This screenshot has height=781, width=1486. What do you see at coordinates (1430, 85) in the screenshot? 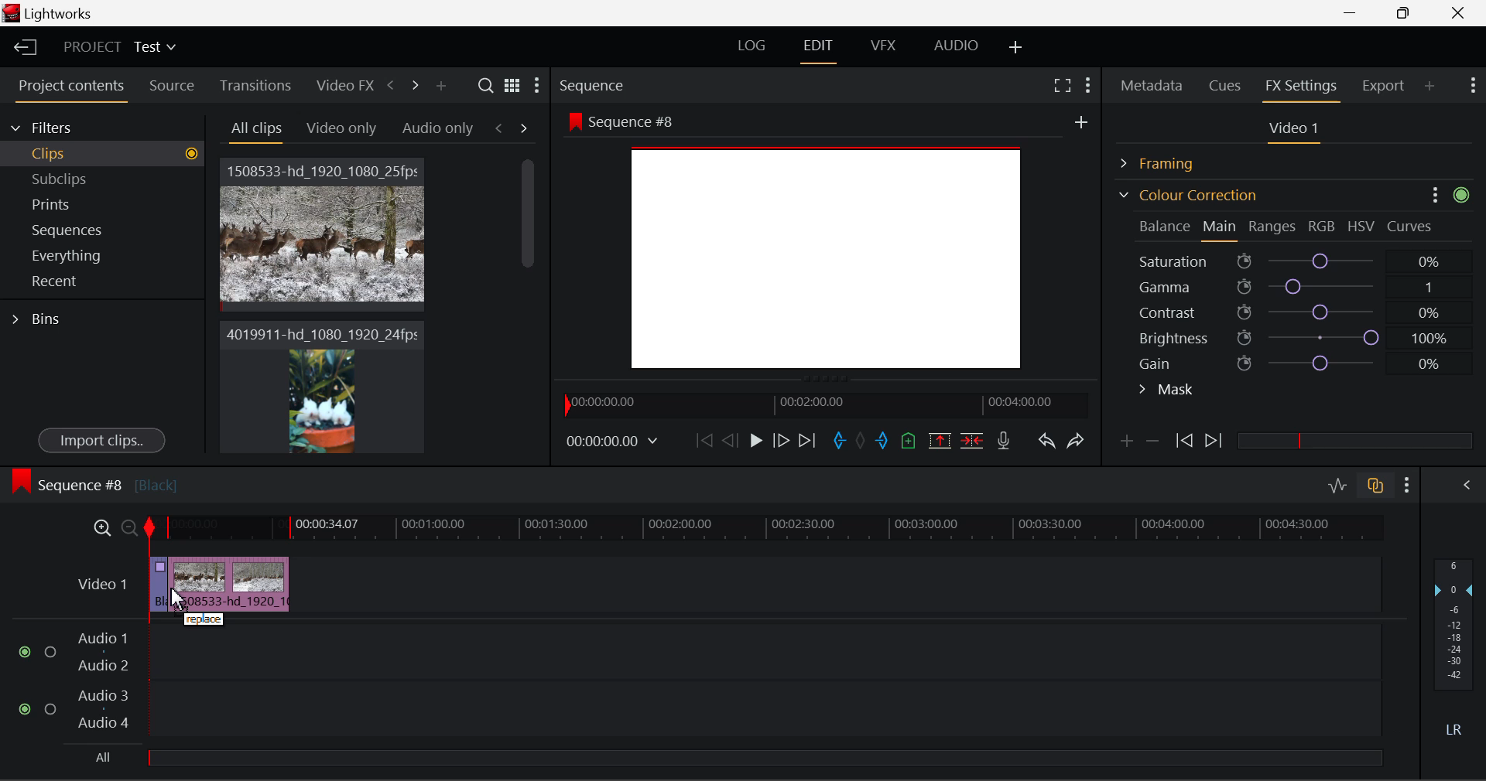
I see `Add Panel` at bounding box center [1430, 85].